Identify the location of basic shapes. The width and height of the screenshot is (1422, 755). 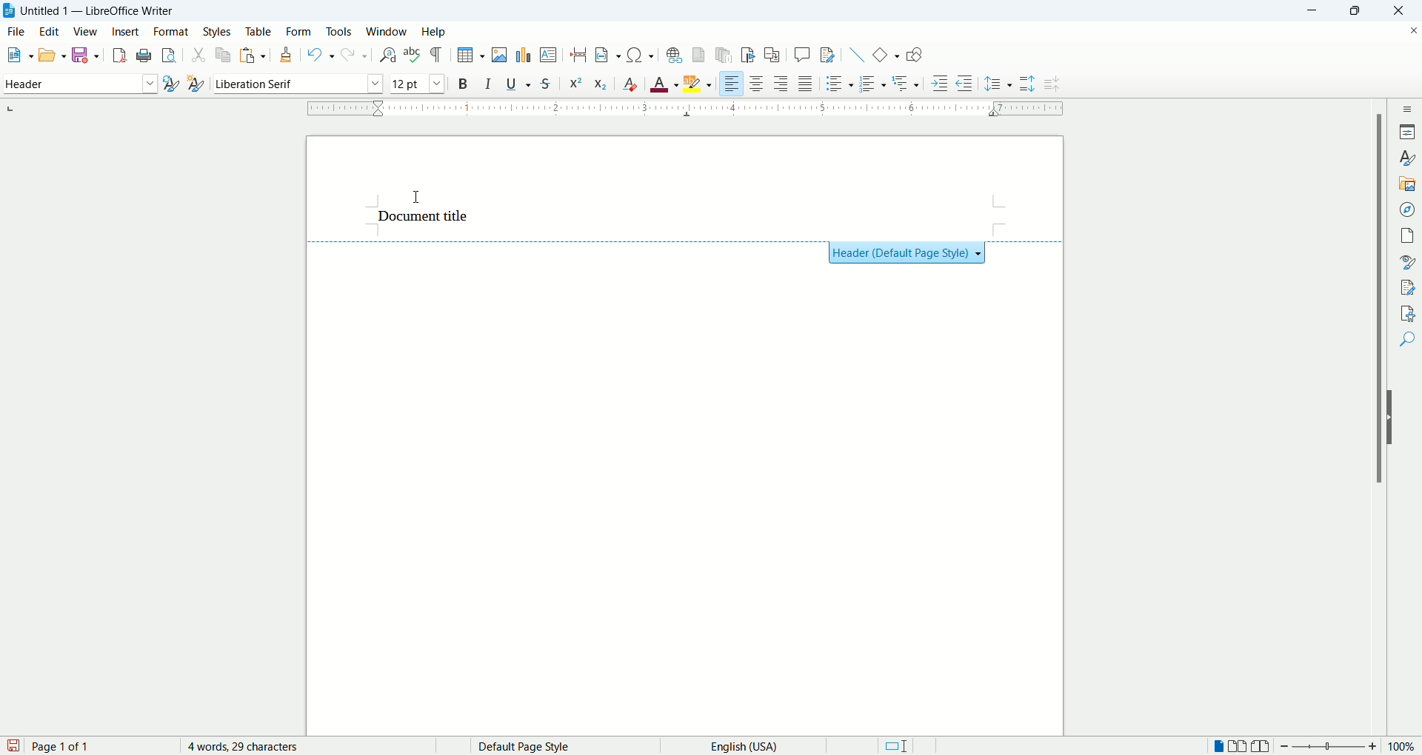
(887, 55).